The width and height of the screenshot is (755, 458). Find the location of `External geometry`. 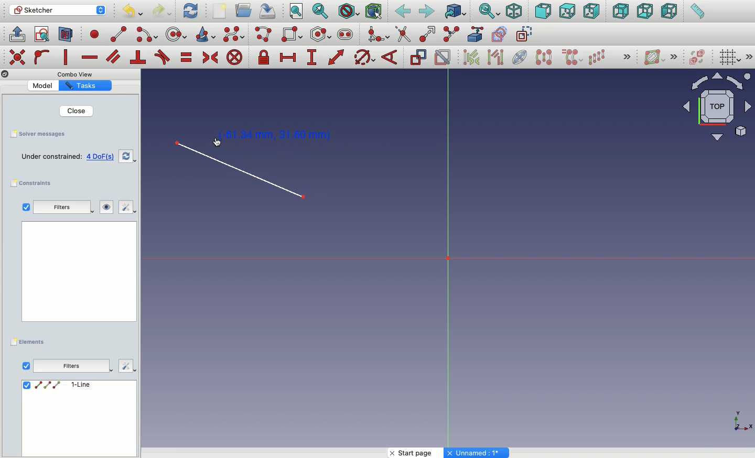

External geometry is located at coordinates (474, 34).